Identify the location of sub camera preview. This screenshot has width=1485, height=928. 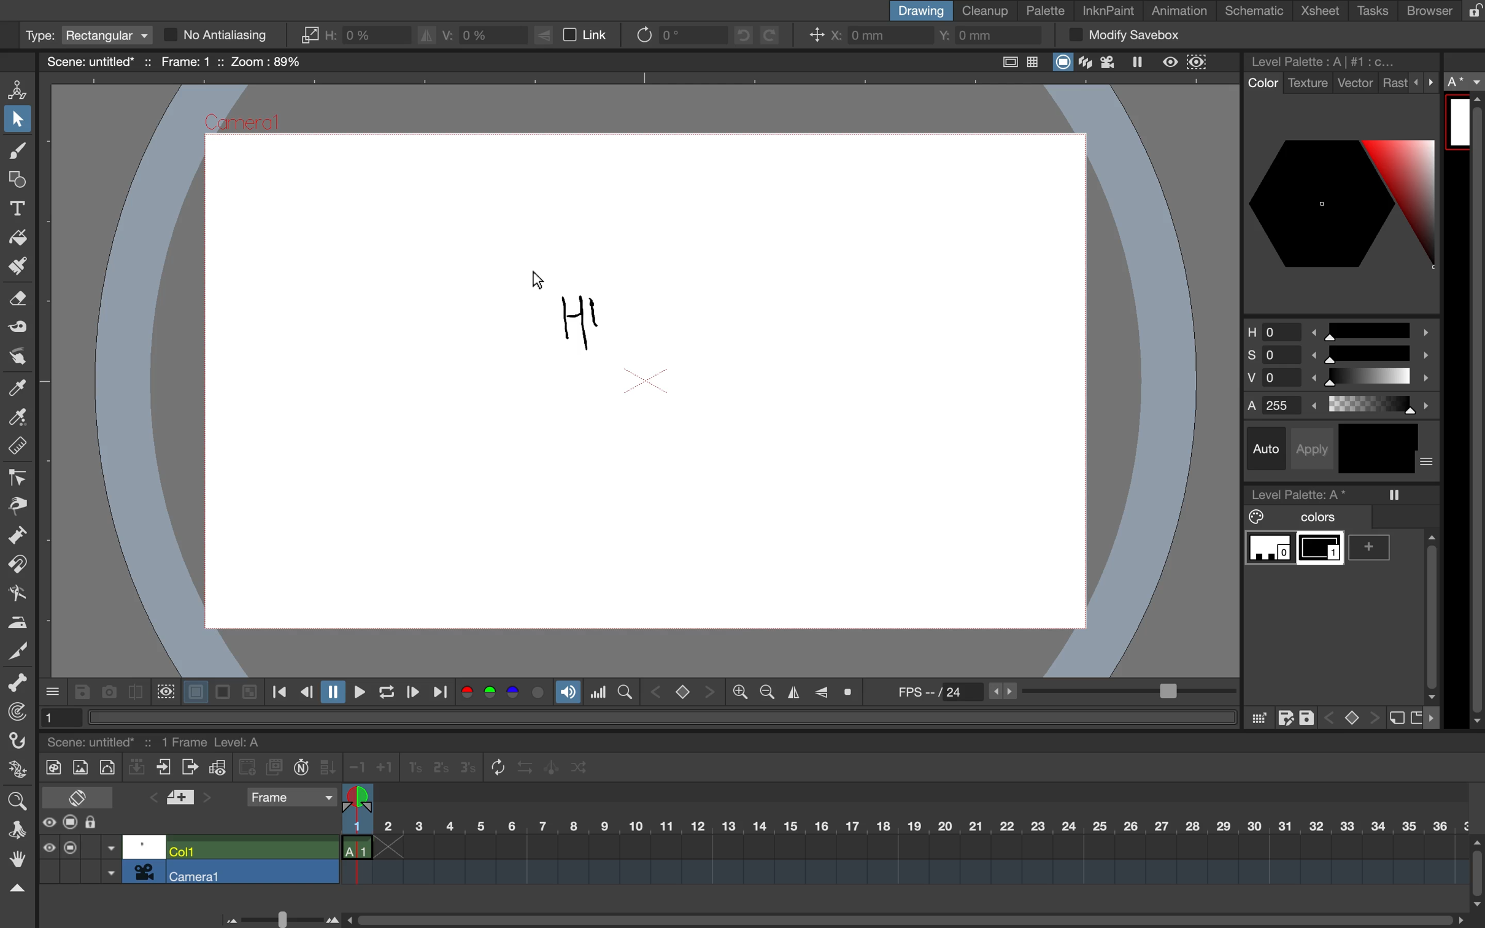
(1198, 63).